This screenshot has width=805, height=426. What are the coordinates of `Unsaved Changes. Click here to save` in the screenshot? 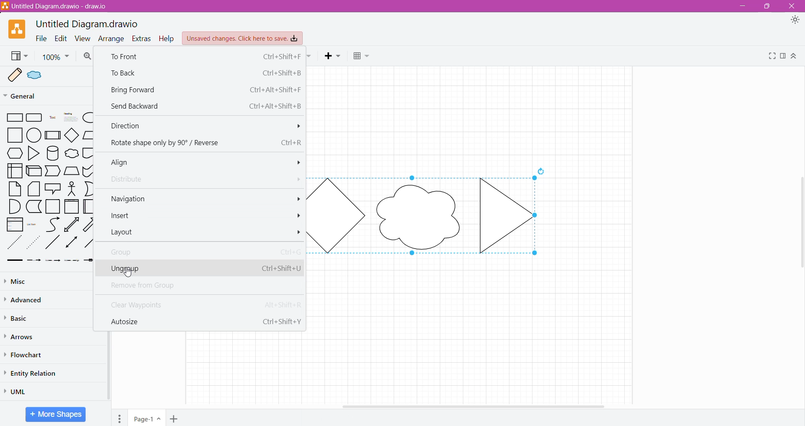 It's located at (243, 39).